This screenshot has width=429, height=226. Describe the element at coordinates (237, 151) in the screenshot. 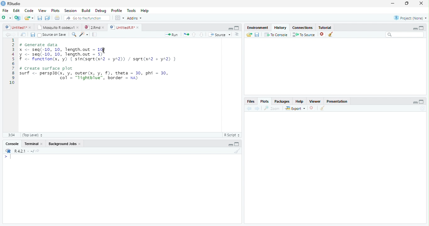

I see `Clear console` at that location.